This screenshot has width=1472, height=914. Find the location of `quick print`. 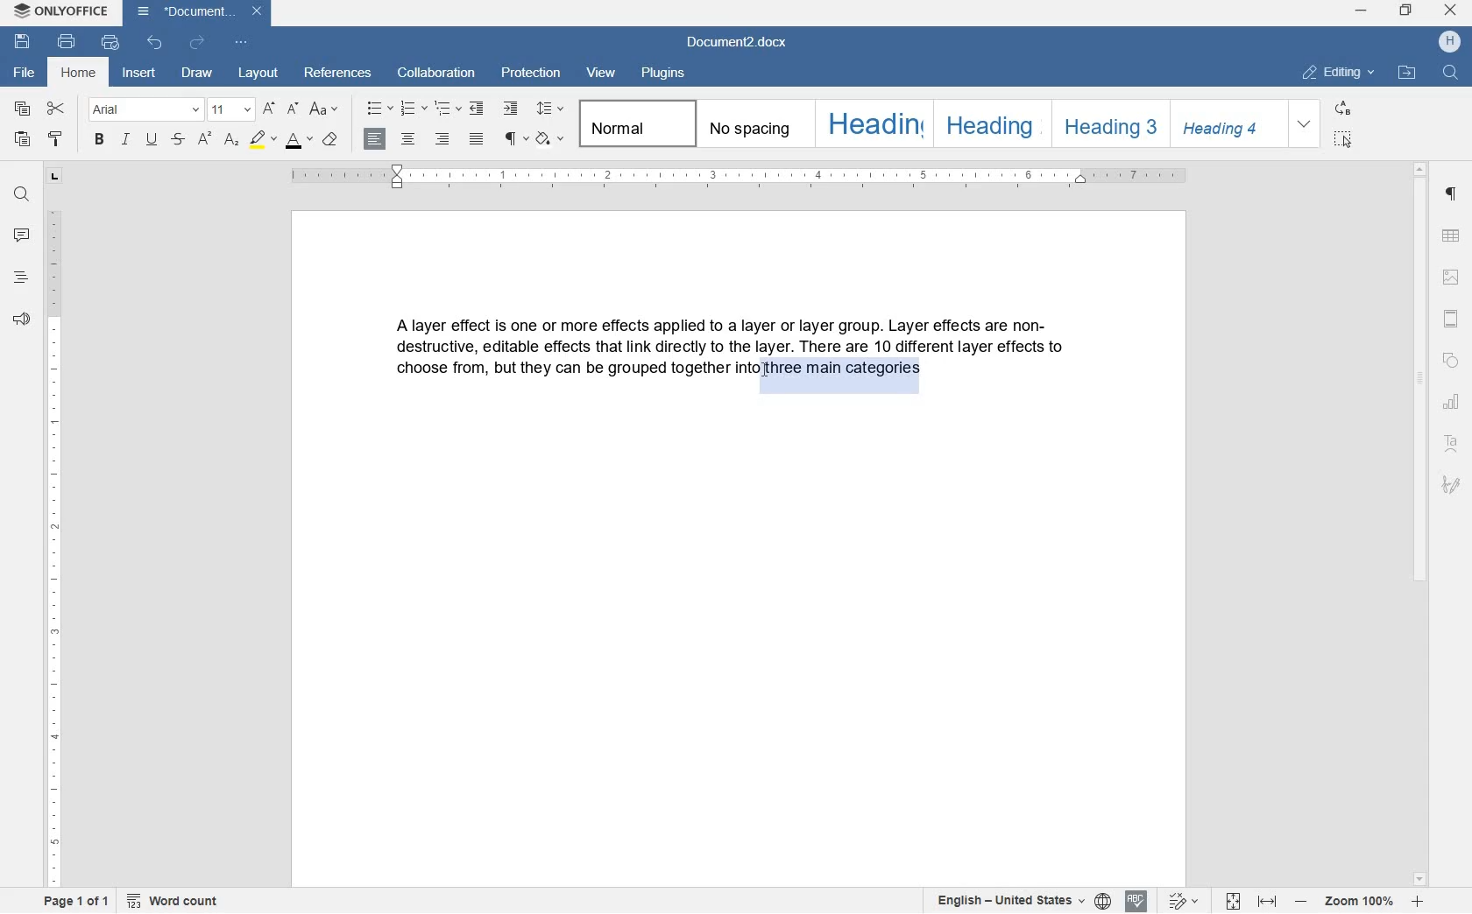

quick print is located at coordinates (110, 43).